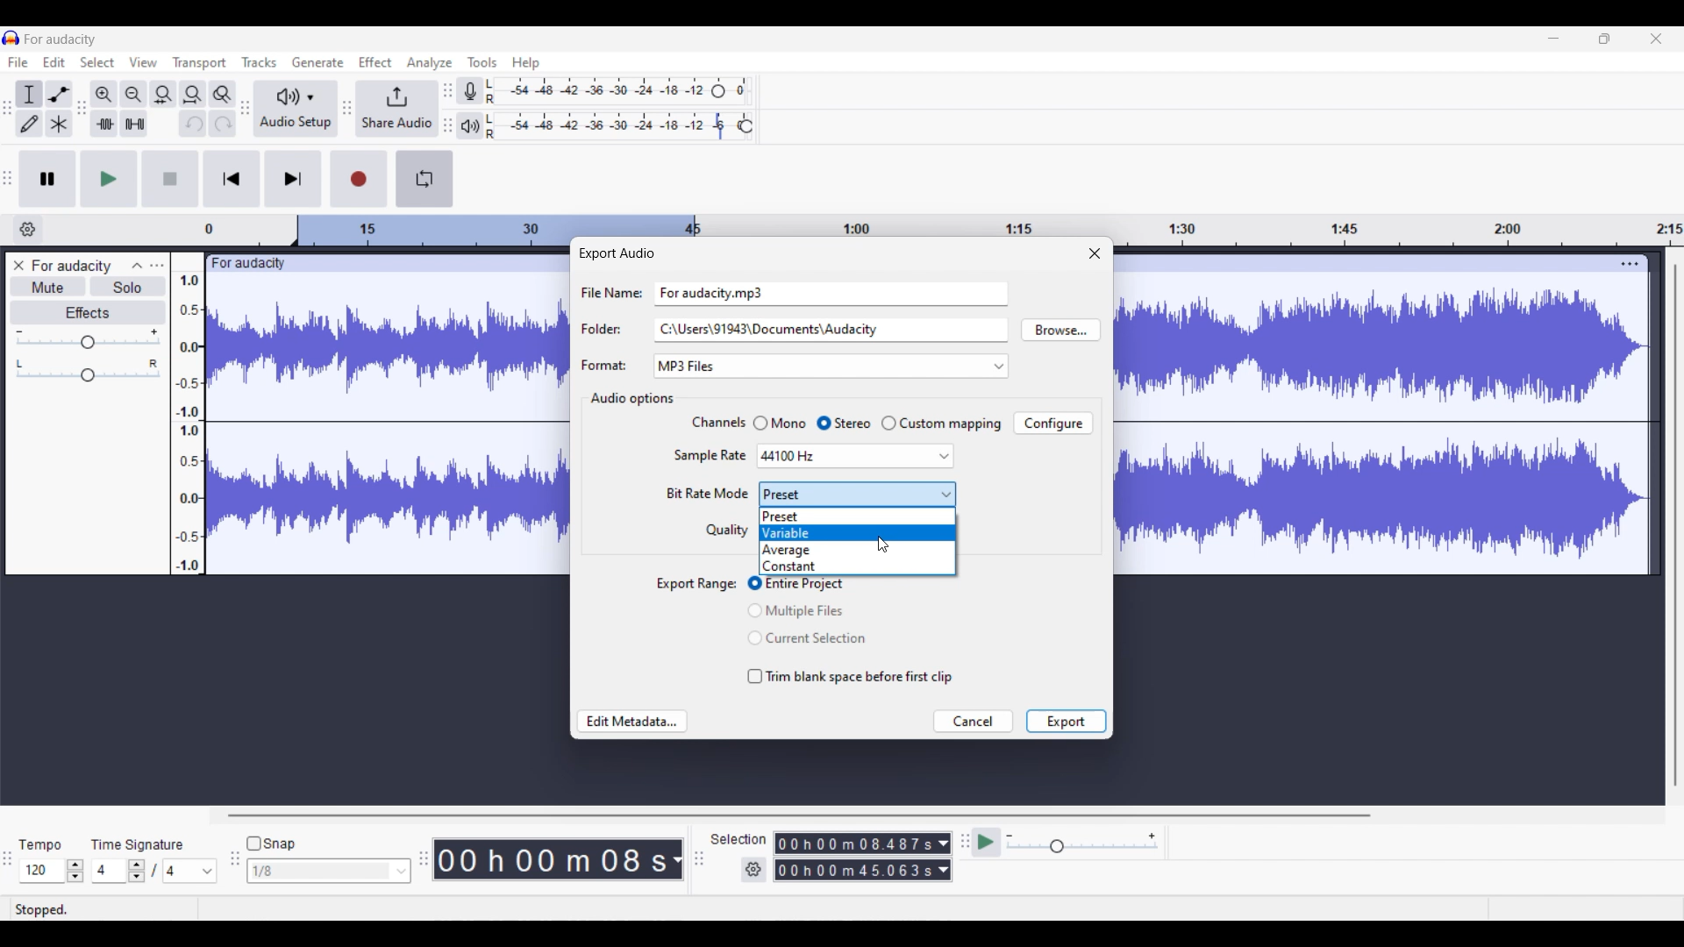  What do you see at coordinates (471, 91) in the screenshot?
I see `Record meter` at bounding box center [471, 91].